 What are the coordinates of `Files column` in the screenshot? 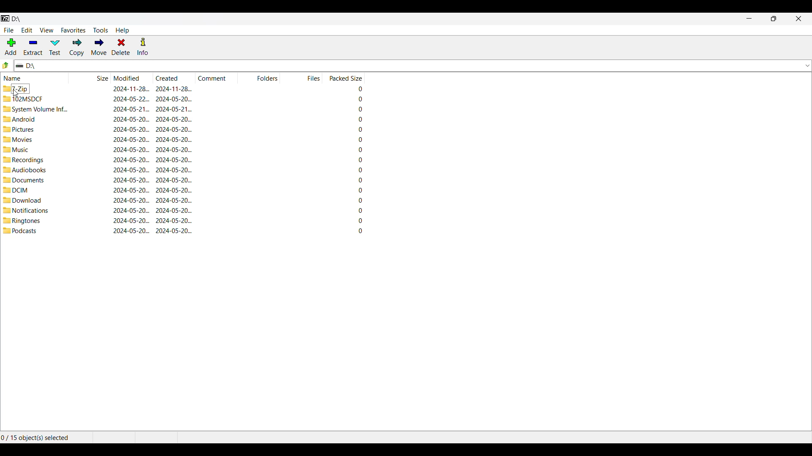 It's located at (301, 78).